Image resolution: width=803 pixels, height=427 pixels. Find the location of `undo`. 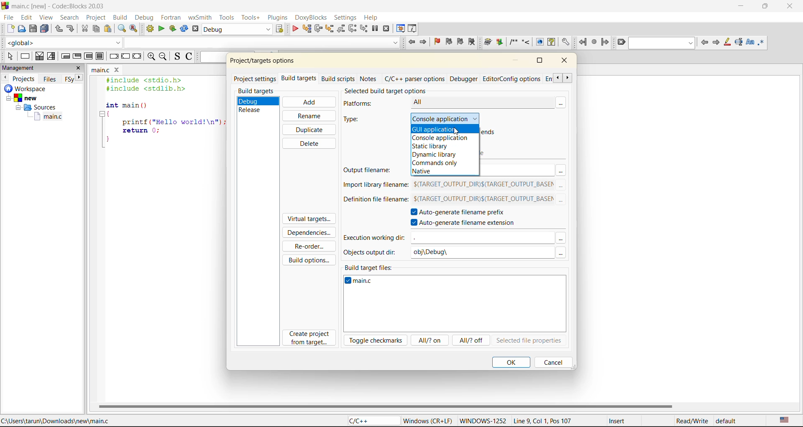

undo is located at coordinates (59, 30).